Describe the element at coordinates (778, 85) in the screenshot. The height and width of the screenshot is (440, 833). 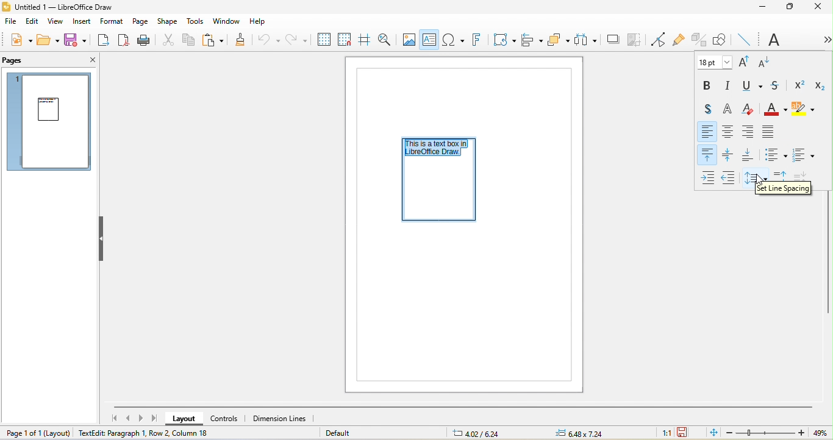
I see `strikethrough` at that location.